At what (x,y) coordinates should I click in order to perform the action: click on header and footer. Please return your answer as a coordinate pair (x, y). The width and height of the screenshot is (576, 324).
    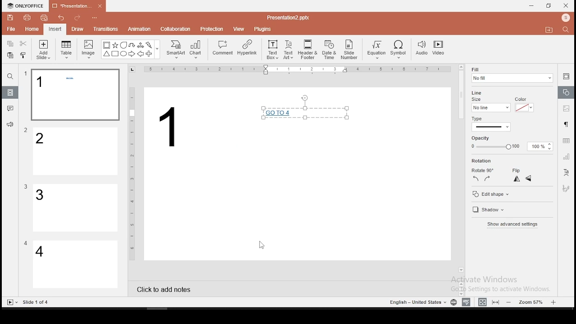
    Looking at the image, I should click on (309, 50).